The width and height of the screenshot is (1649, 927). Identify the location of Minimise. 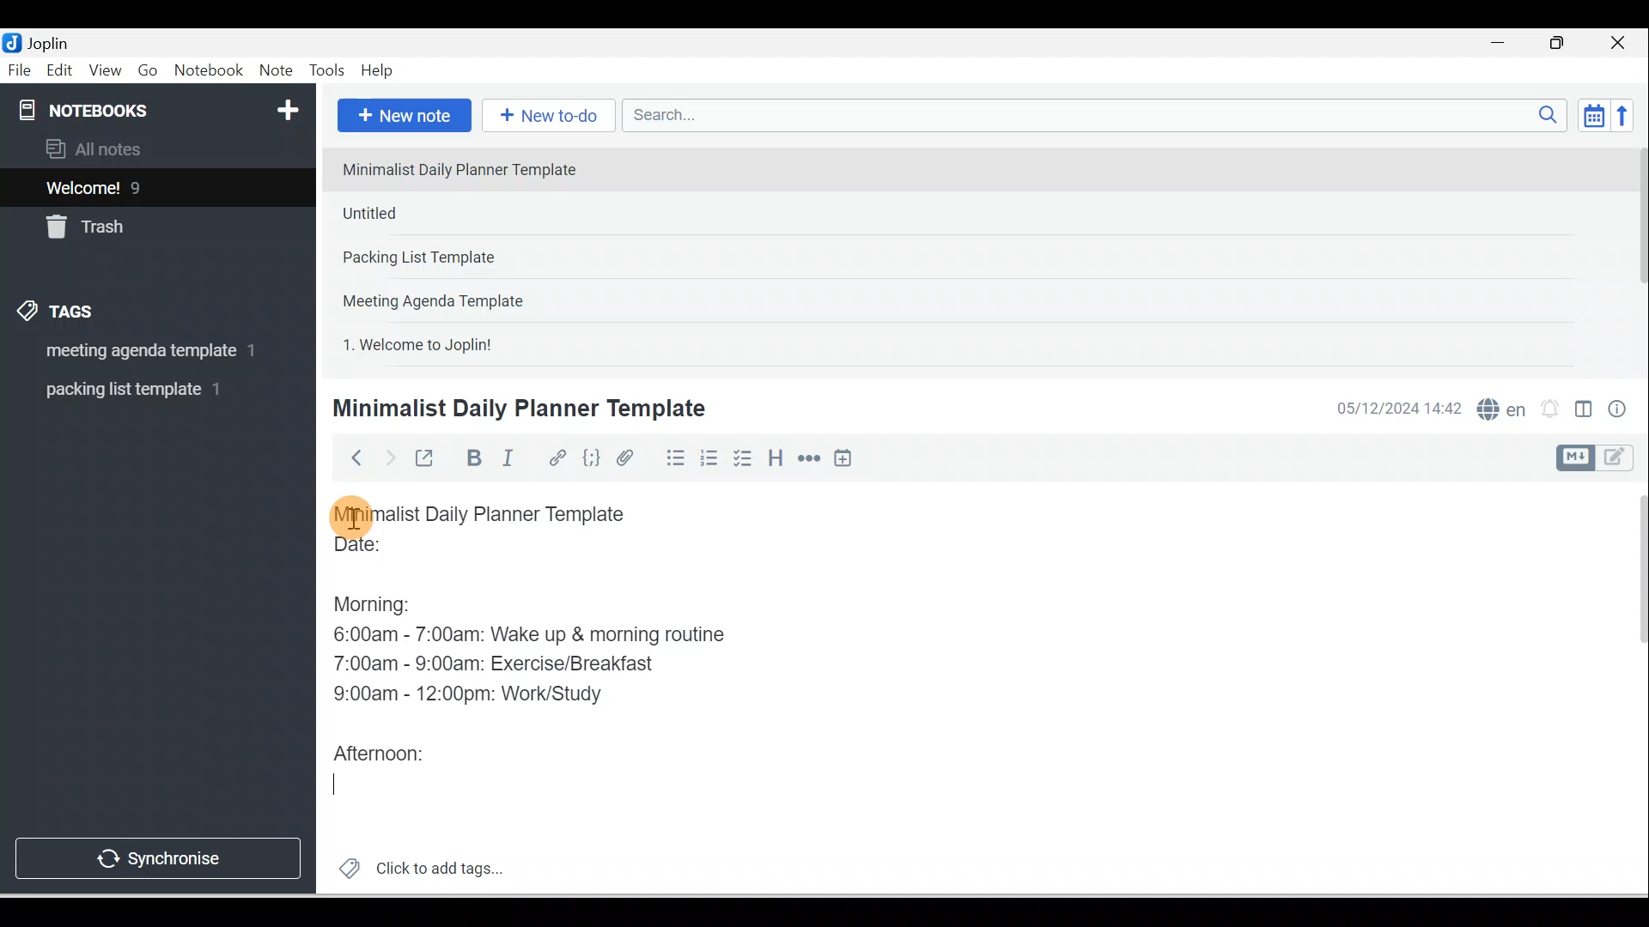
(1503, 45).